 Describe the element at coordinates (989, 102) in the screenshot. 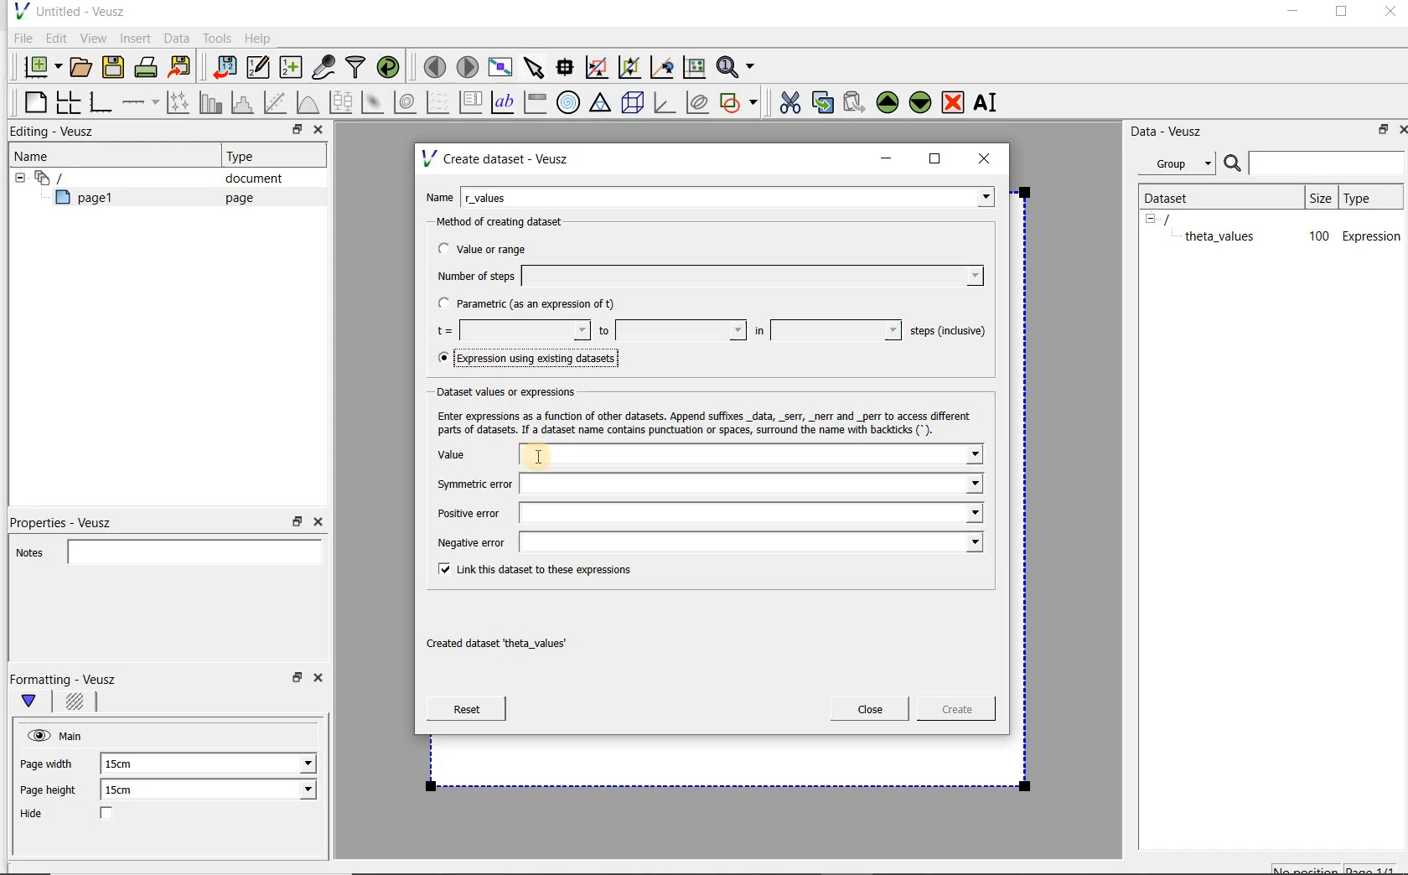

I see `rename the selected widget` at that location.